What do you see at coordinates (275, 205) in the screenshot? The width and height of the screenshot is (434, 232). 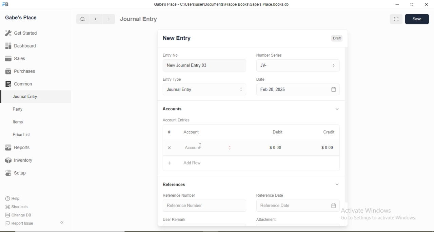 I see `Reference Date` at bounding box center [275, 205].